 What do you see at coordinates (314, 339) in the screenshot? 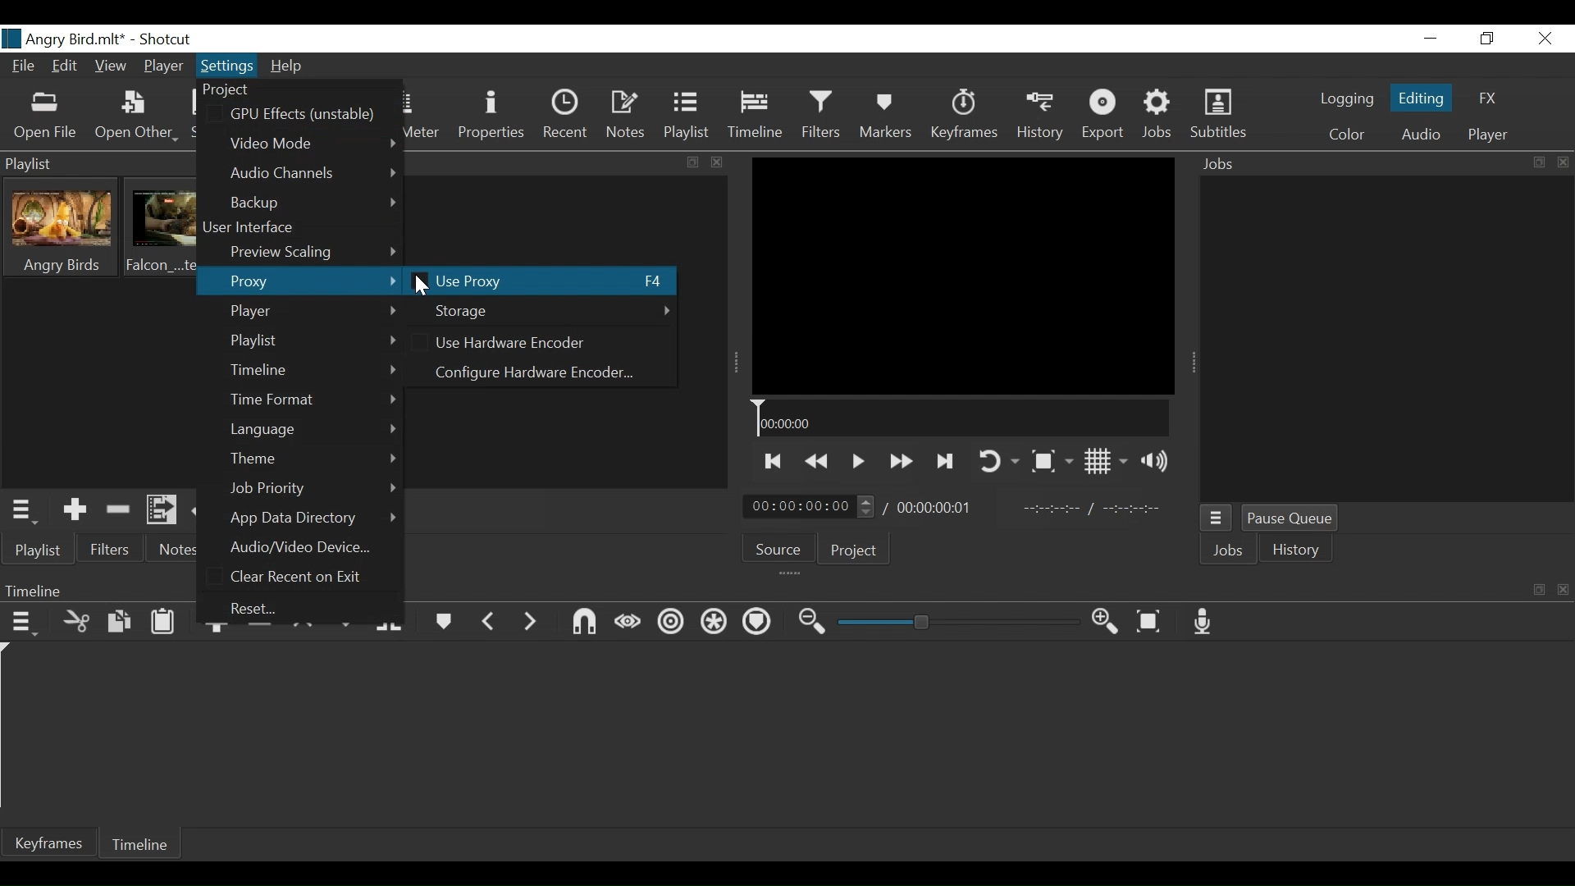
I see `Playlist` at bounding box center [314, 339].